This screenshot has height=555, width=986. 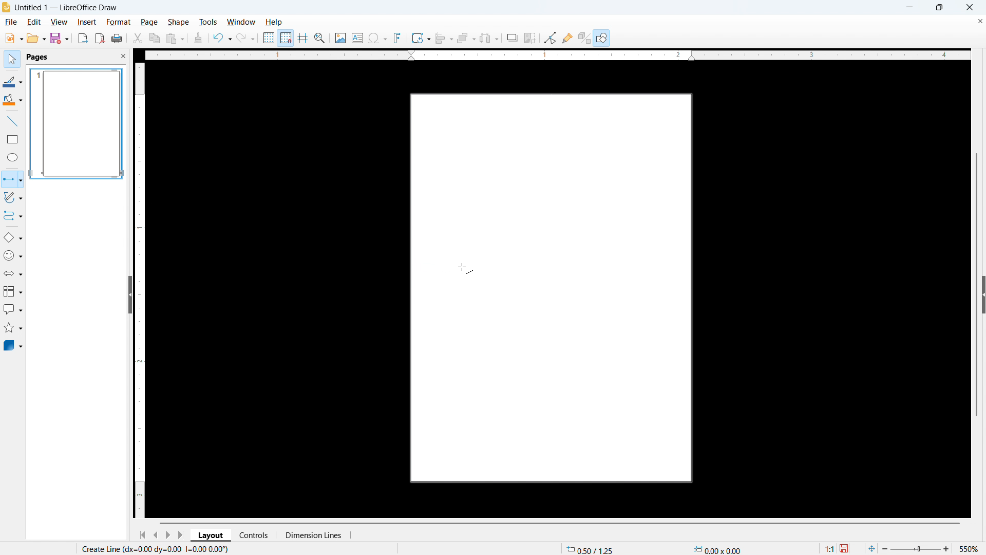 What do you see at coordinates (140, 290) in the screenshot?
I see `Vertical ruler ` at bounding box center [140, 290].